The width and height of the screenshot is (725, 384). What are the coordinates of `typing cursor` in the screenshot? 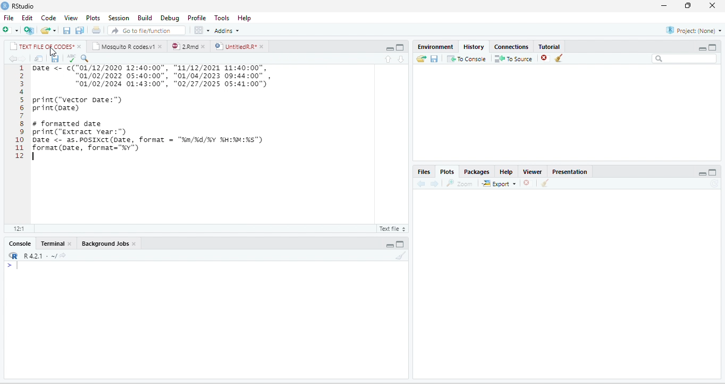 It's located at (35, 157).